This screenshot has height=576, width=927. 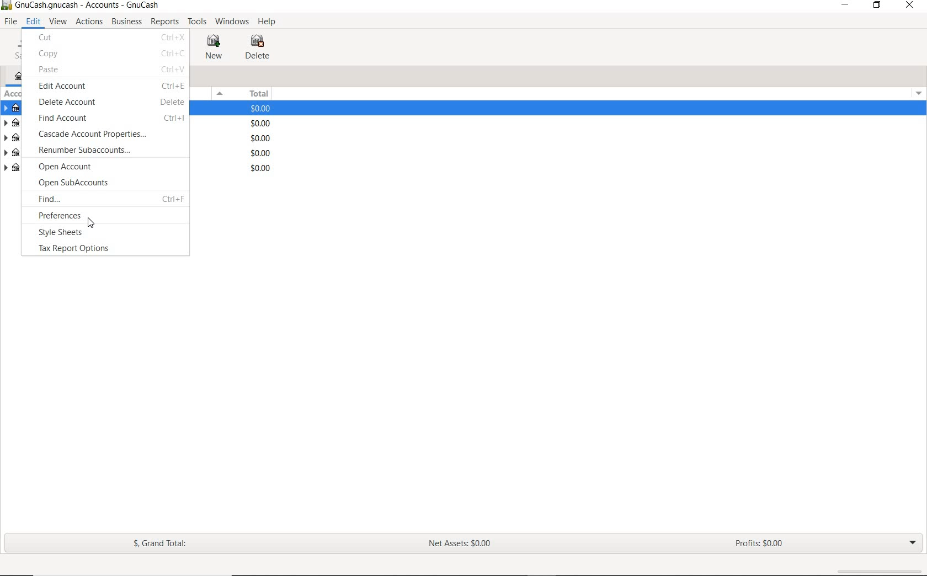 What do you see at coordinates (109, 134) in the screenshot?
I see `CASCADE ACCOUNT PROPERTIES` at bounding box center [109, 134].